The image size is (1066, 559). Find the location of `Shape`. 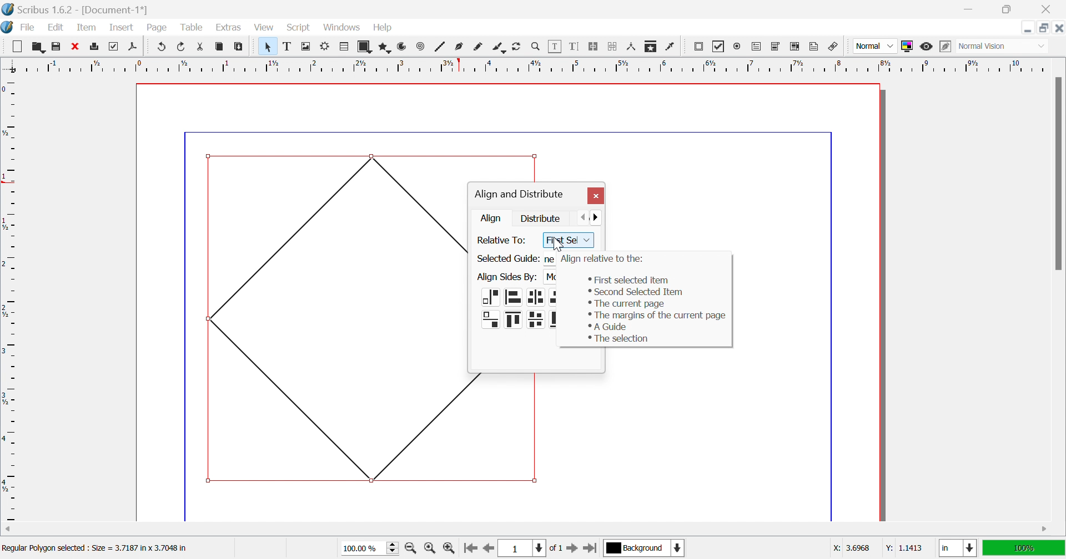

Shape is located at coordinates (335, 316).